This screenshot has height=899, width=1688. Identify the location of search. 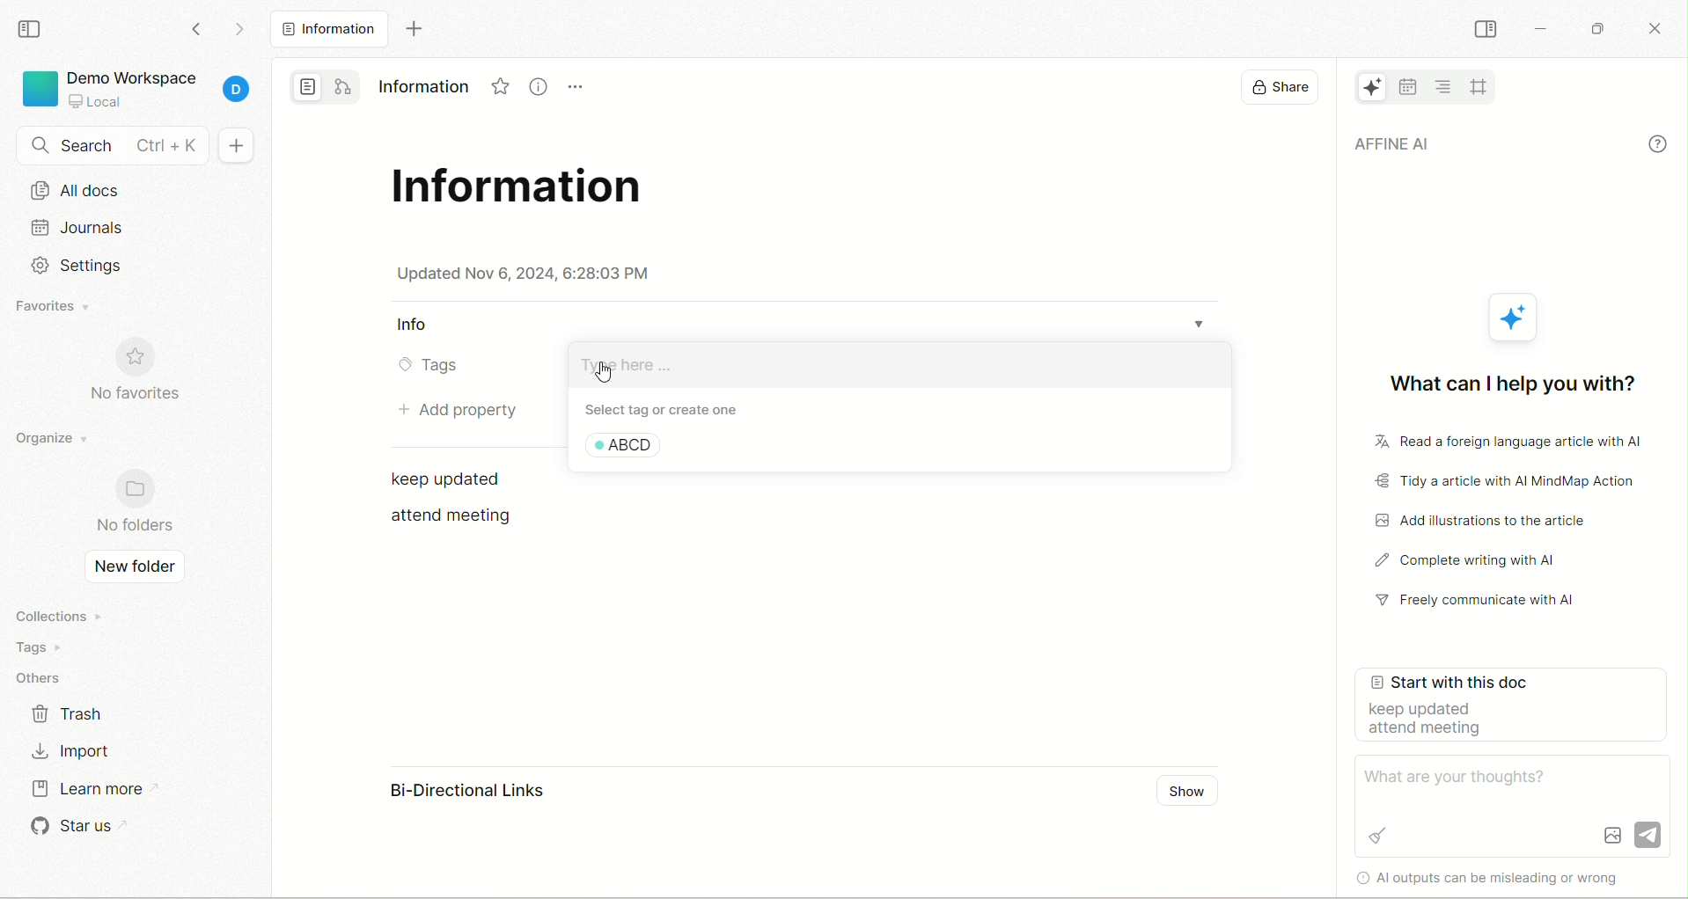
(106, 146).